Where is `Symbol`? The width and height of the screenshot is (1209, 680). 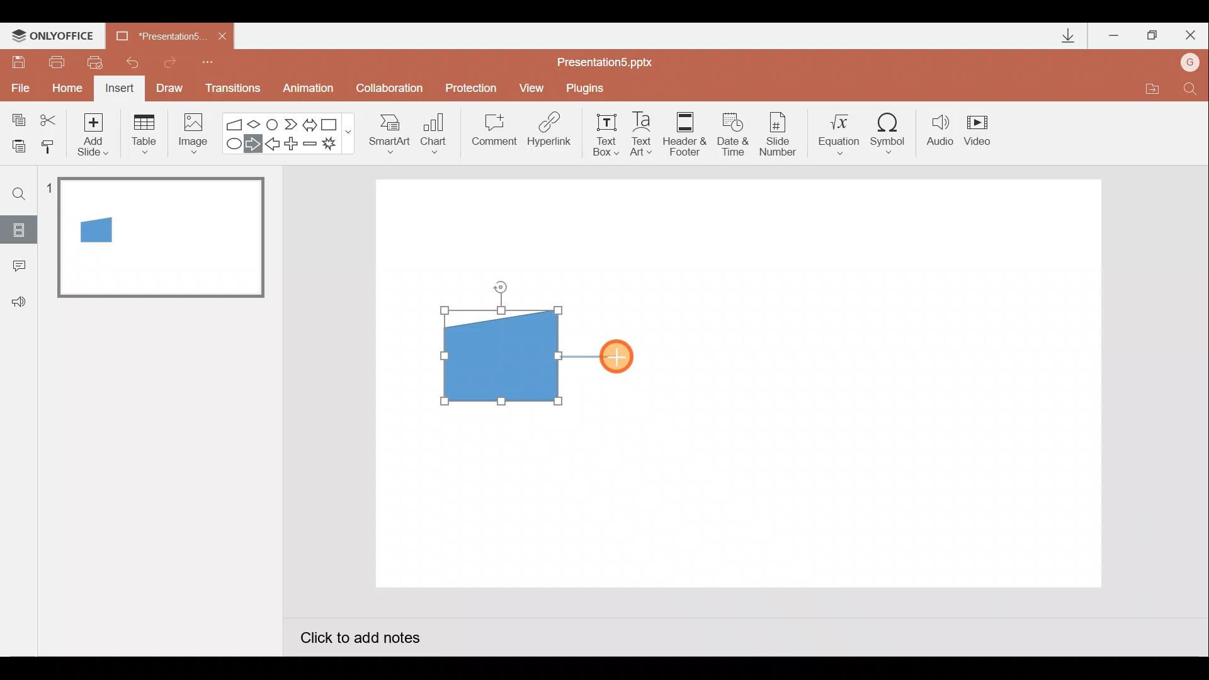 Symbol is located at coordinates (893, 133).